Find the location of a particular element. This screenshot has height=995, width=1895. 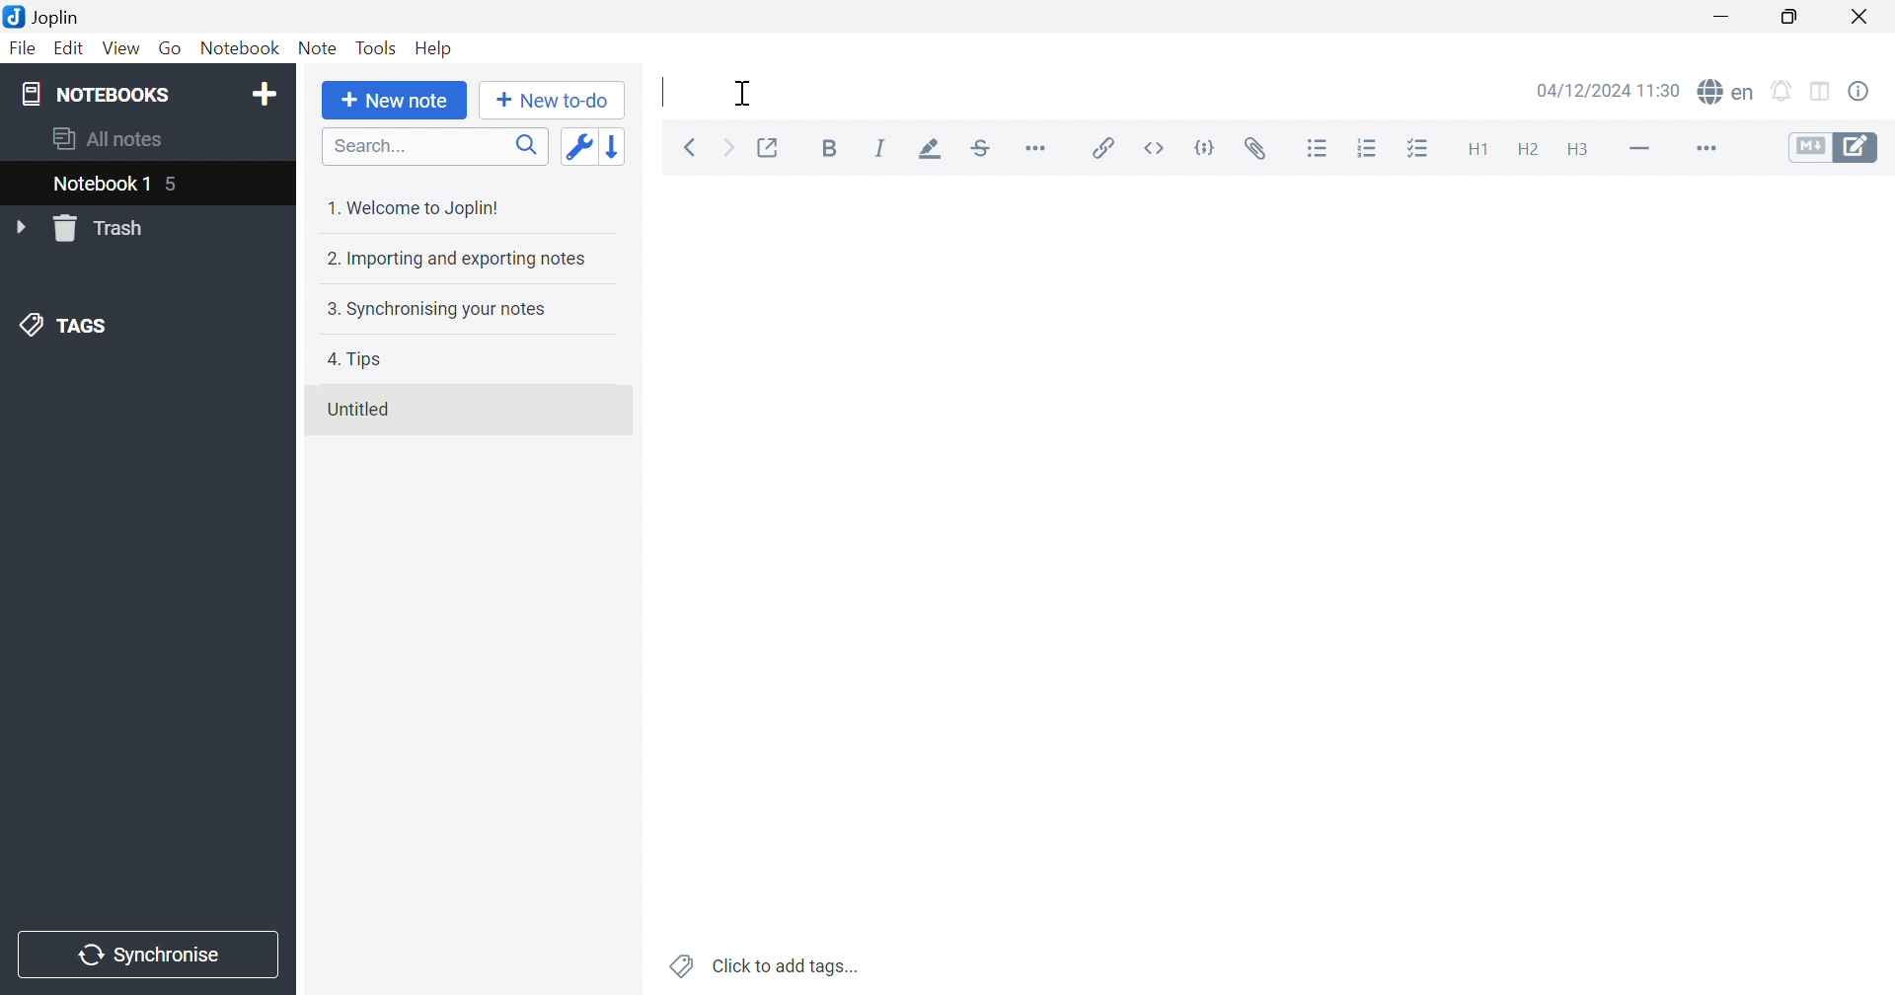

Notebook 1 is located at coordinates (100, 185).